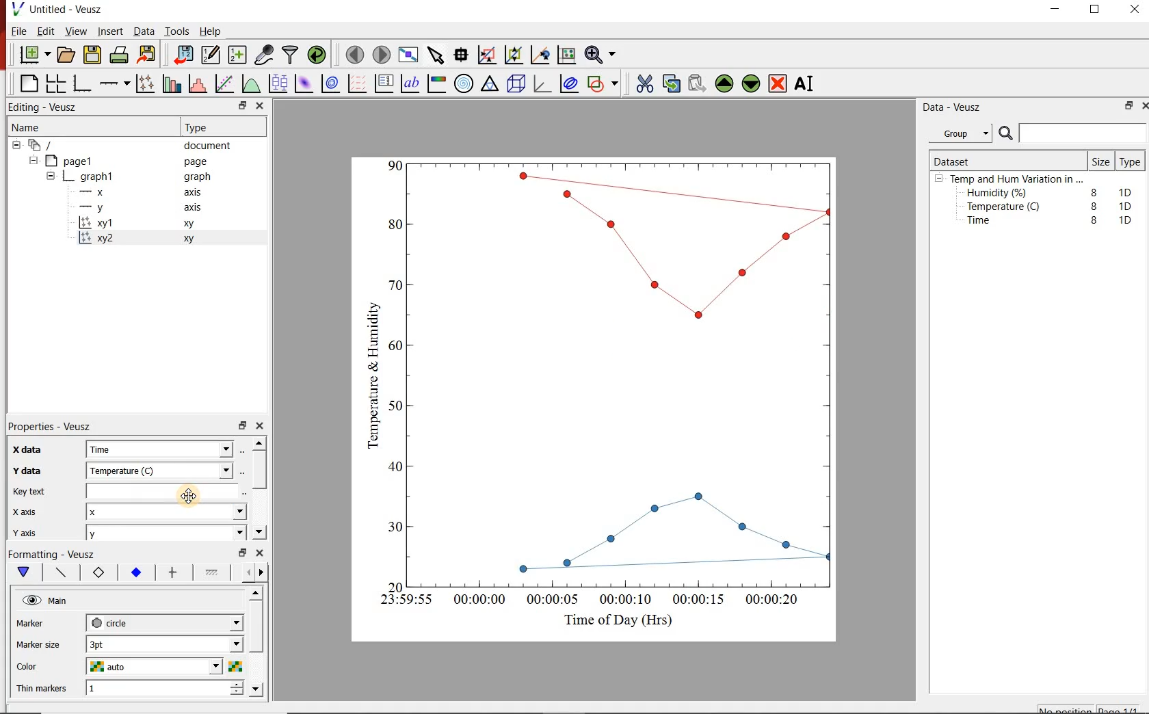  What do you see at coordinates (807, 83) in the screenshot?
I see `Rename the selected widget` at bounding box center [807, 83].